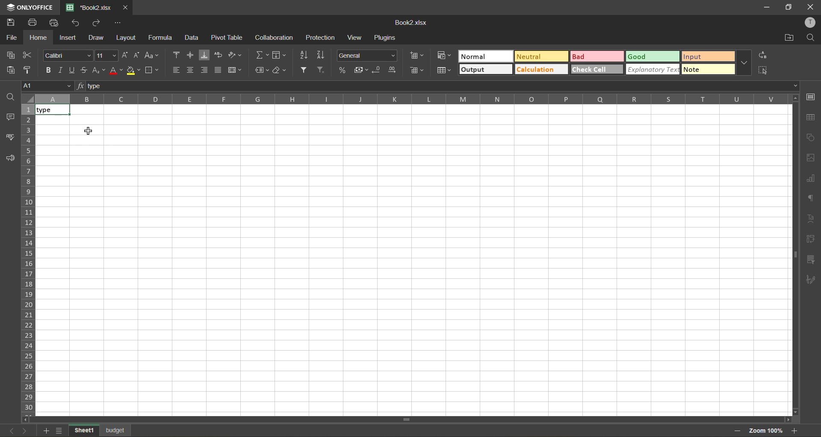 The width and height of the screenshot is (821, 437). I want to click on pivot table, so click(227, 38).